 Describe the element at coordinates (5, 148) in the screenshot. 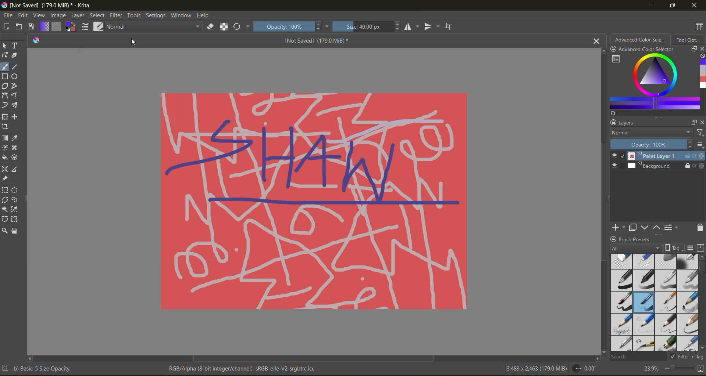

I see `colorize mask tool` at that location.